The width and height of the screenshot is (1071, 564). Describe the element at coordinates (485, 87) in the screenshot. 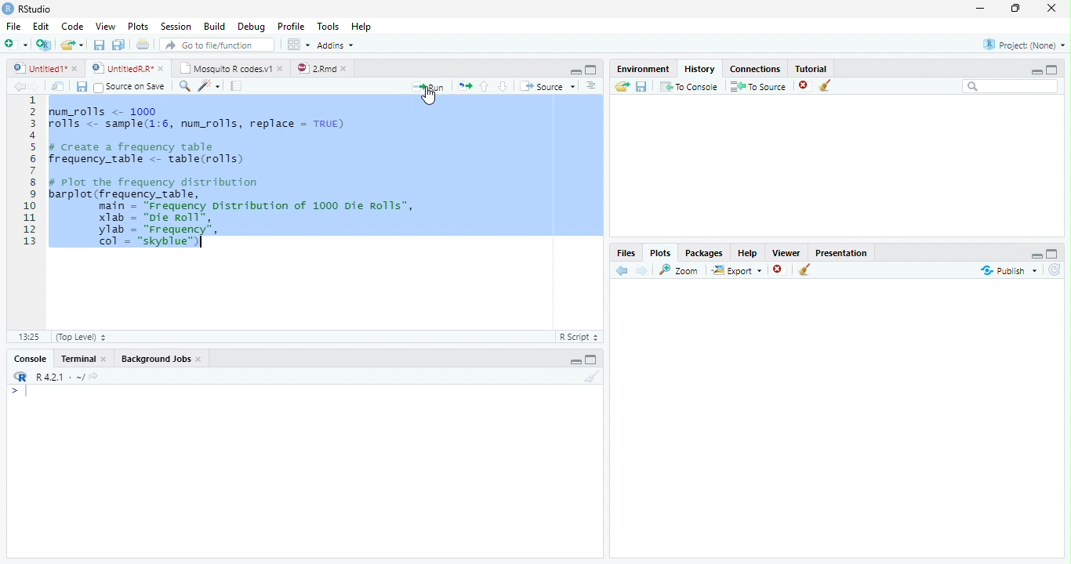

I see `Go to previous section of code` at that location.